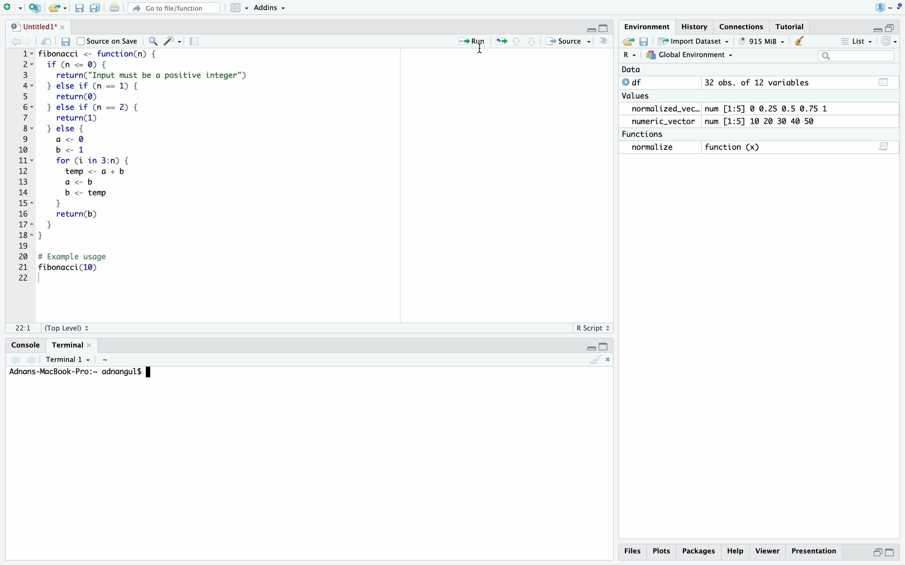 Image resolution: width=905 pixels, height=565 pixels. I want to click on maximize, so click(895, 27).